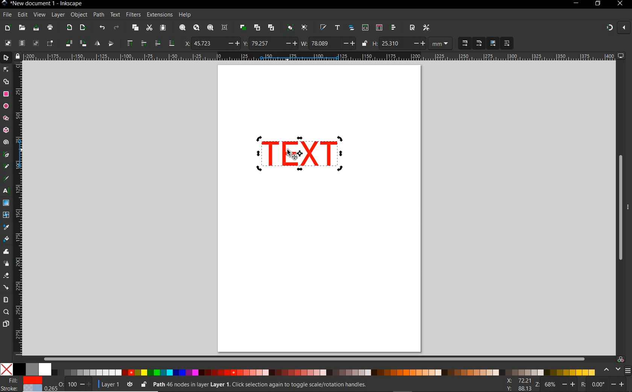  Describe the element at coordinates (6, 167) in the screenshot. I see `PENCIL TOOL` at that location.